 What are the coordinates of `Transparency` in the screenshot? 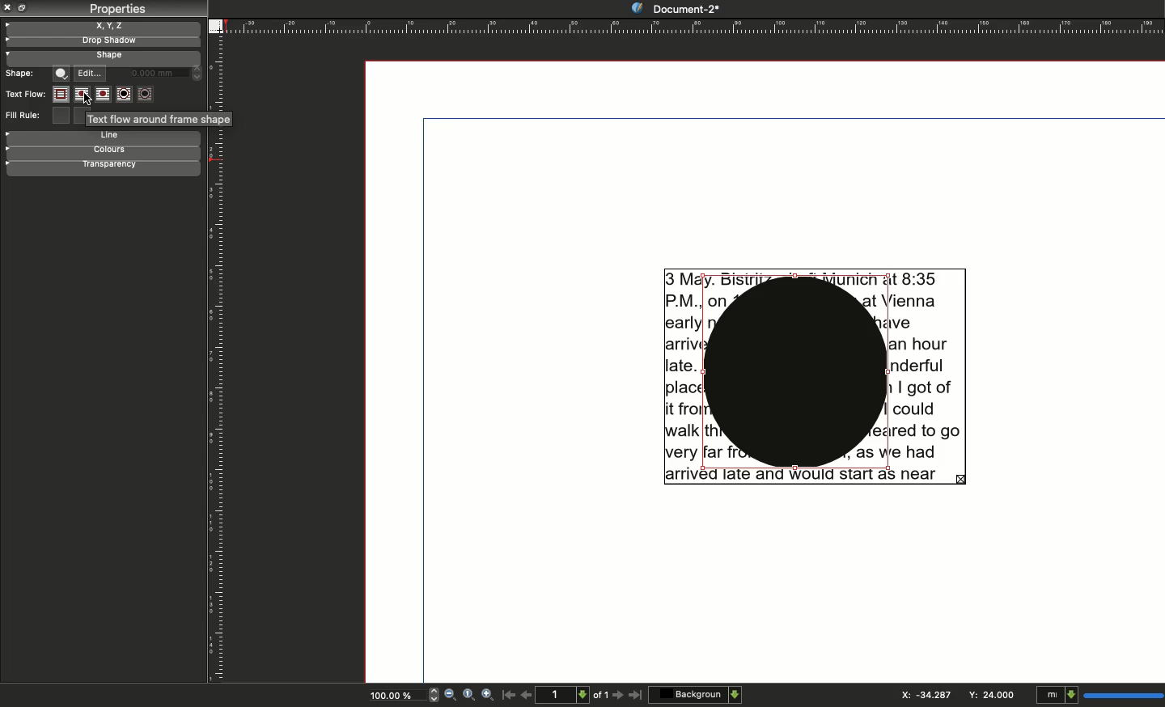 It's located at (118, 166).